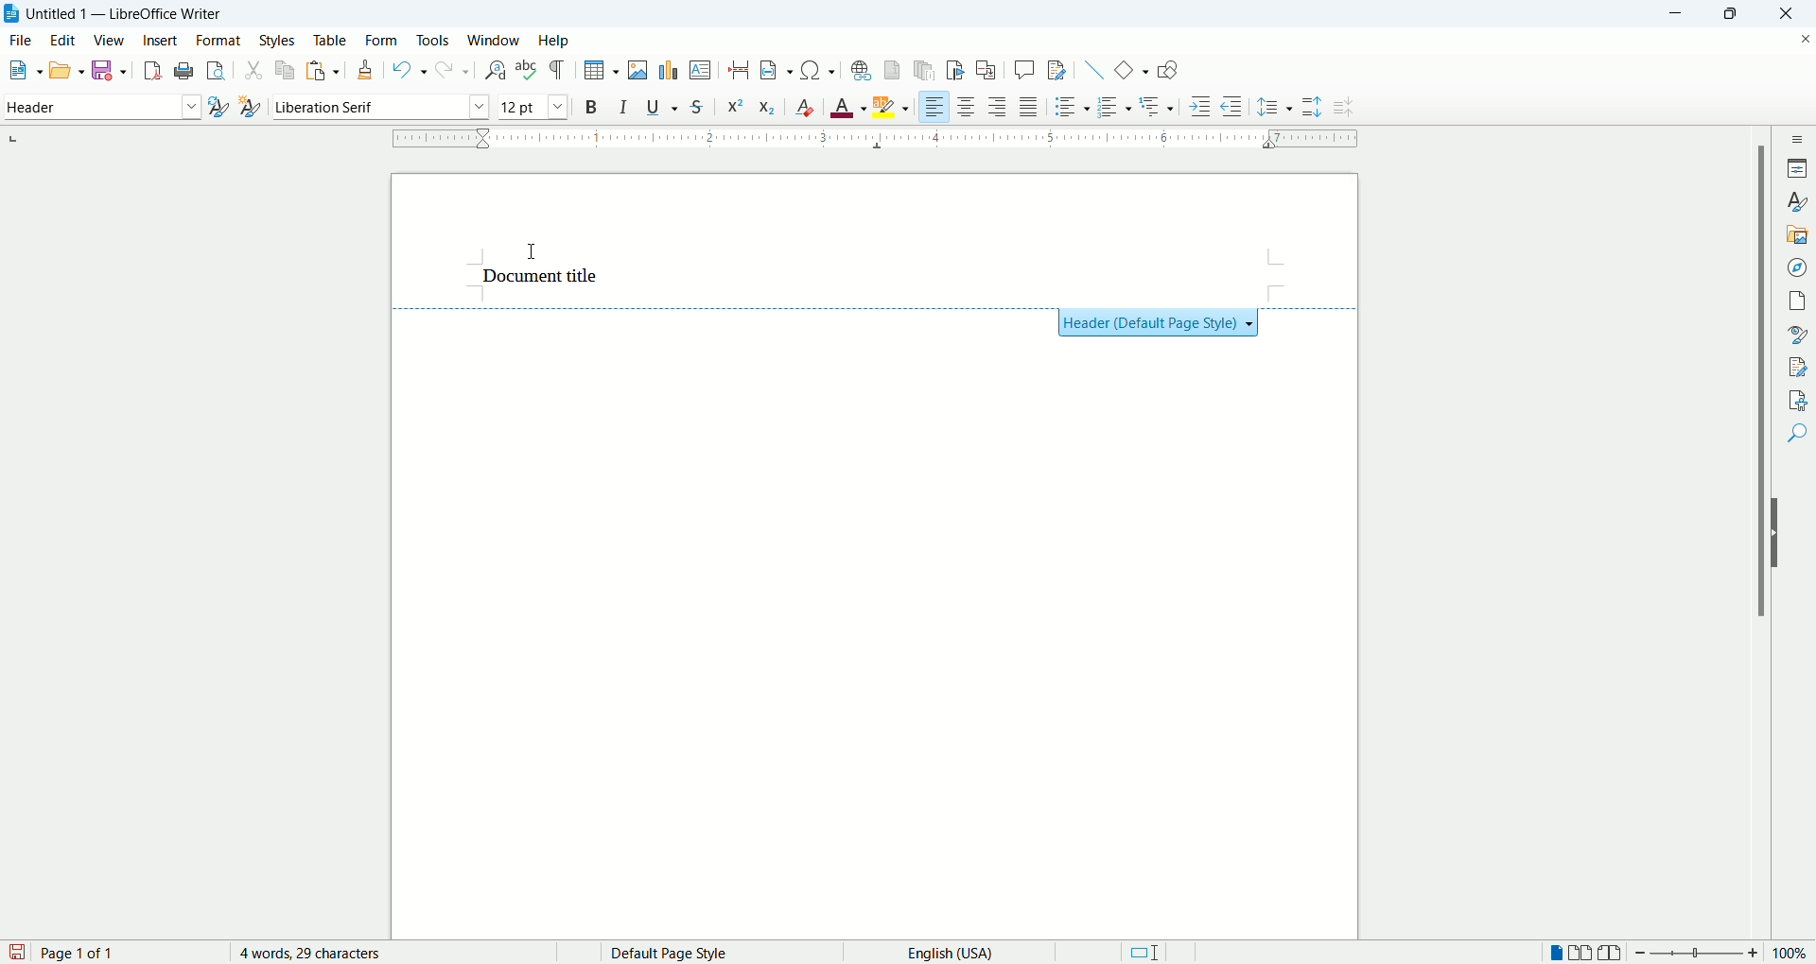 Image resolution: width=1816 pixels, height=964 pixels. I want to click on view, so click(111, 41).